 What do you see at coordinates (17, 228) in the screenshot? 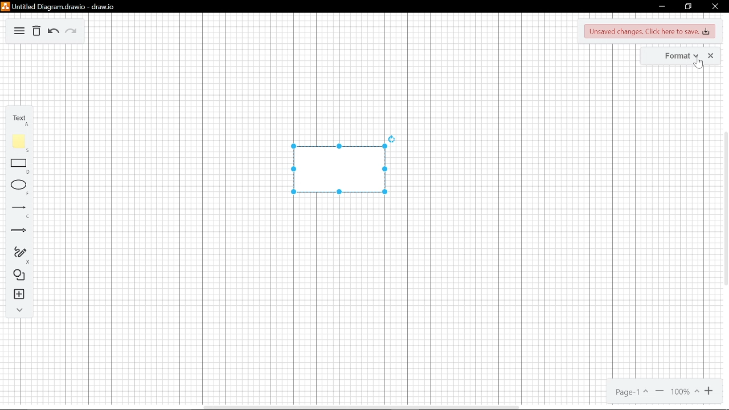
I see `arrow` at bounding box center [17, 228].